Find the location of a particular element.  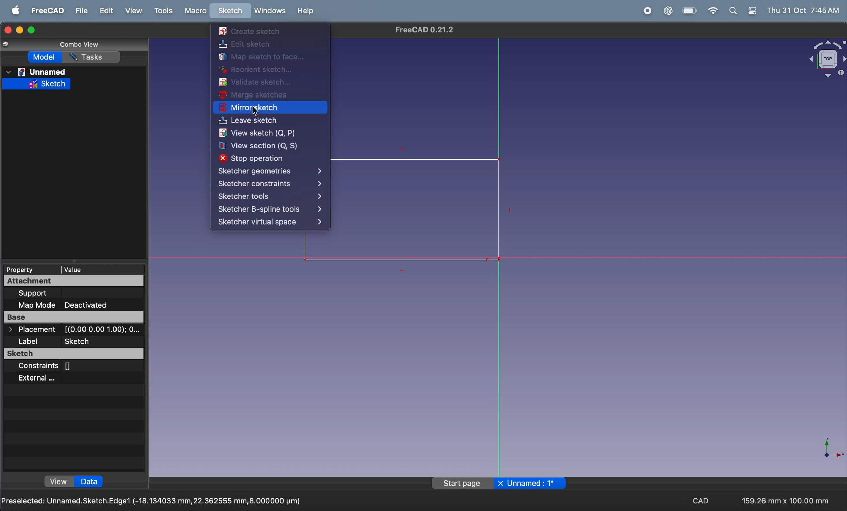

task is located at coordinates (95, 57).